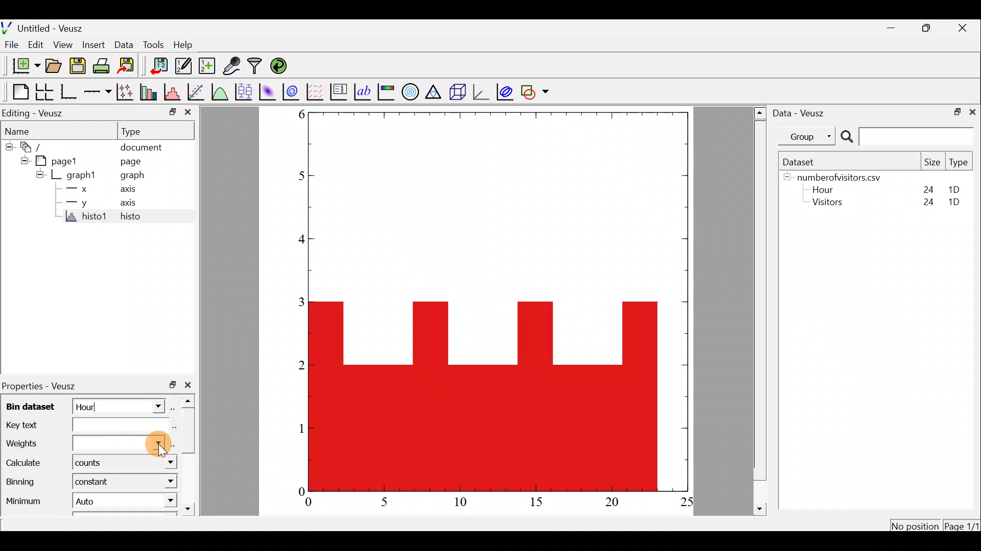  I want to click on Type, so click(137, 131).